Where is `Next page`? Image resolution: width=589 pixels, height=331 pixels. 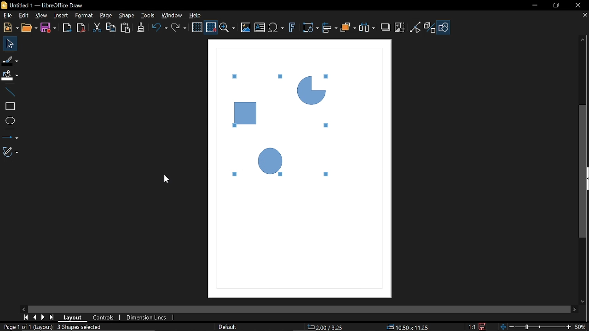
Next page is located at coordinates (43, 317).